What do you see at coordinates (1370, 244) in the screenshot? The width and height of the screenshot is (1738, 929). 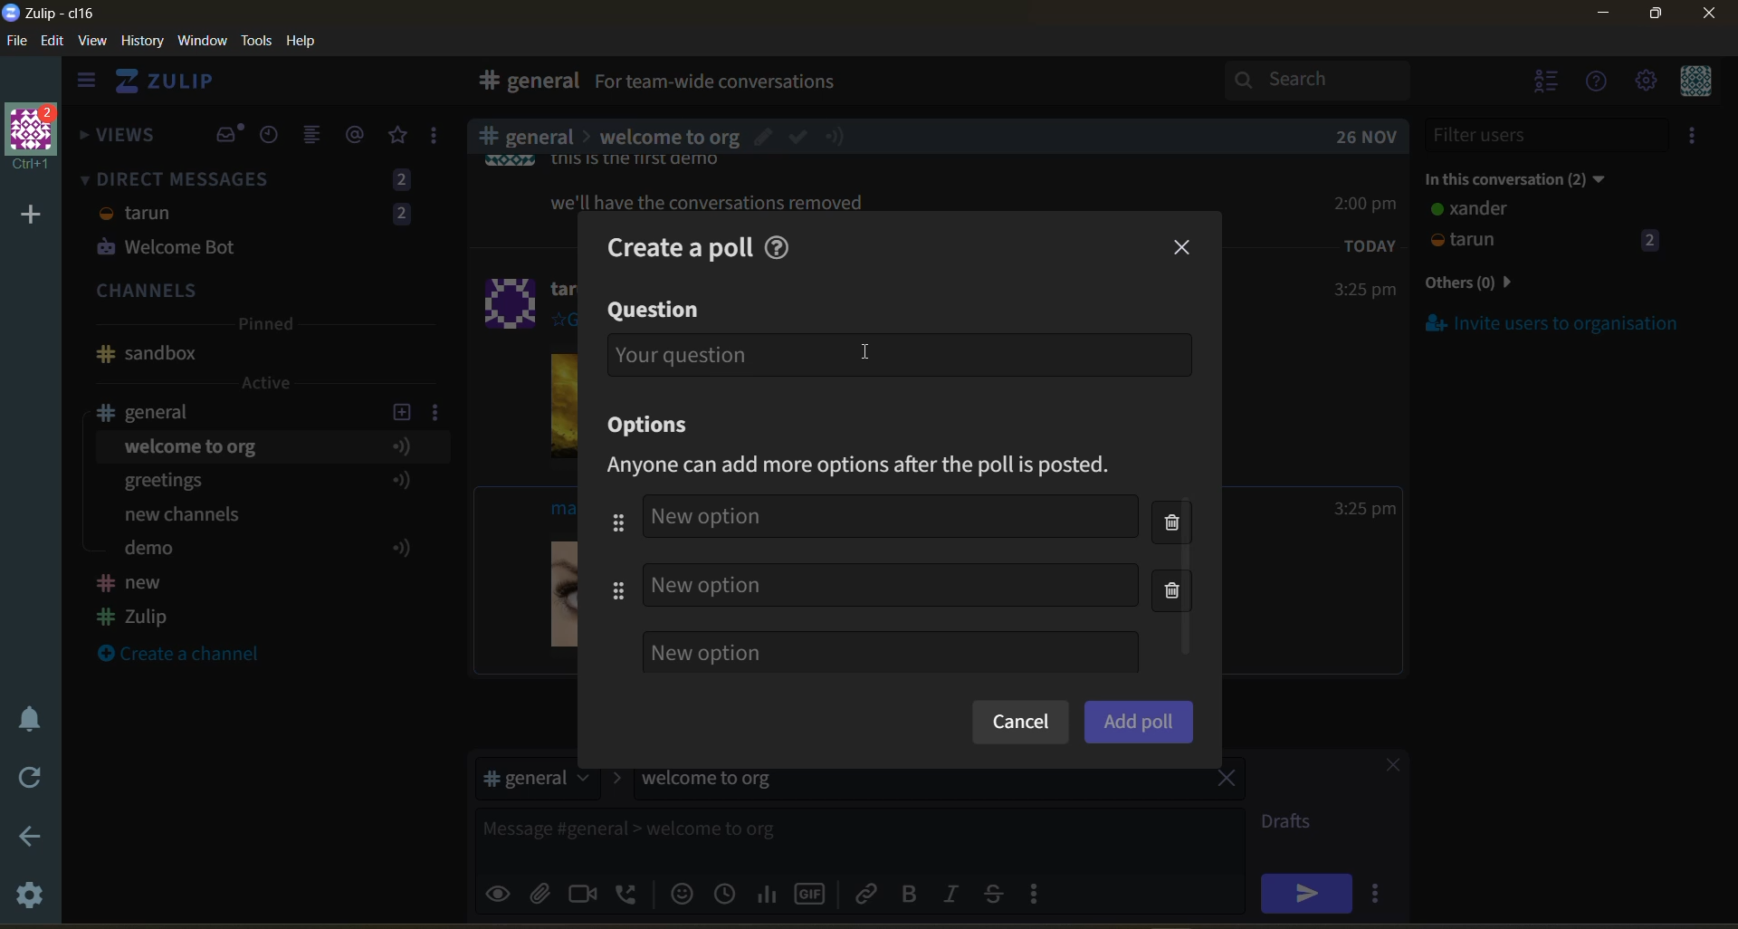 I see `today` at bounding box center [1370, 244].